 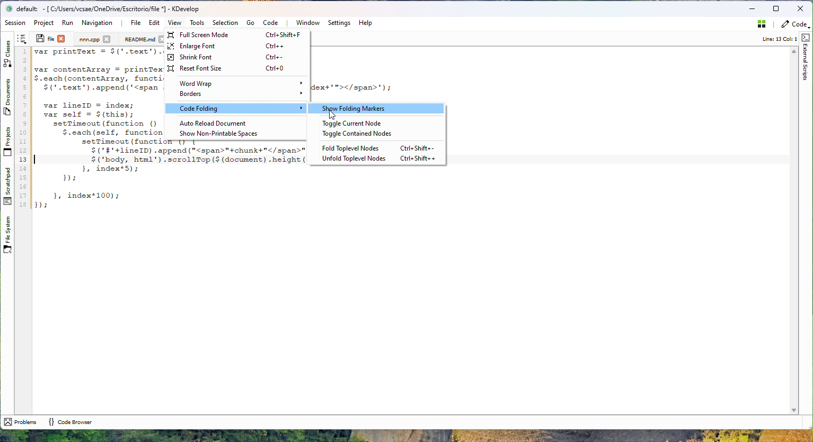 I want to click on Navigation, so click(x=98, y=23).